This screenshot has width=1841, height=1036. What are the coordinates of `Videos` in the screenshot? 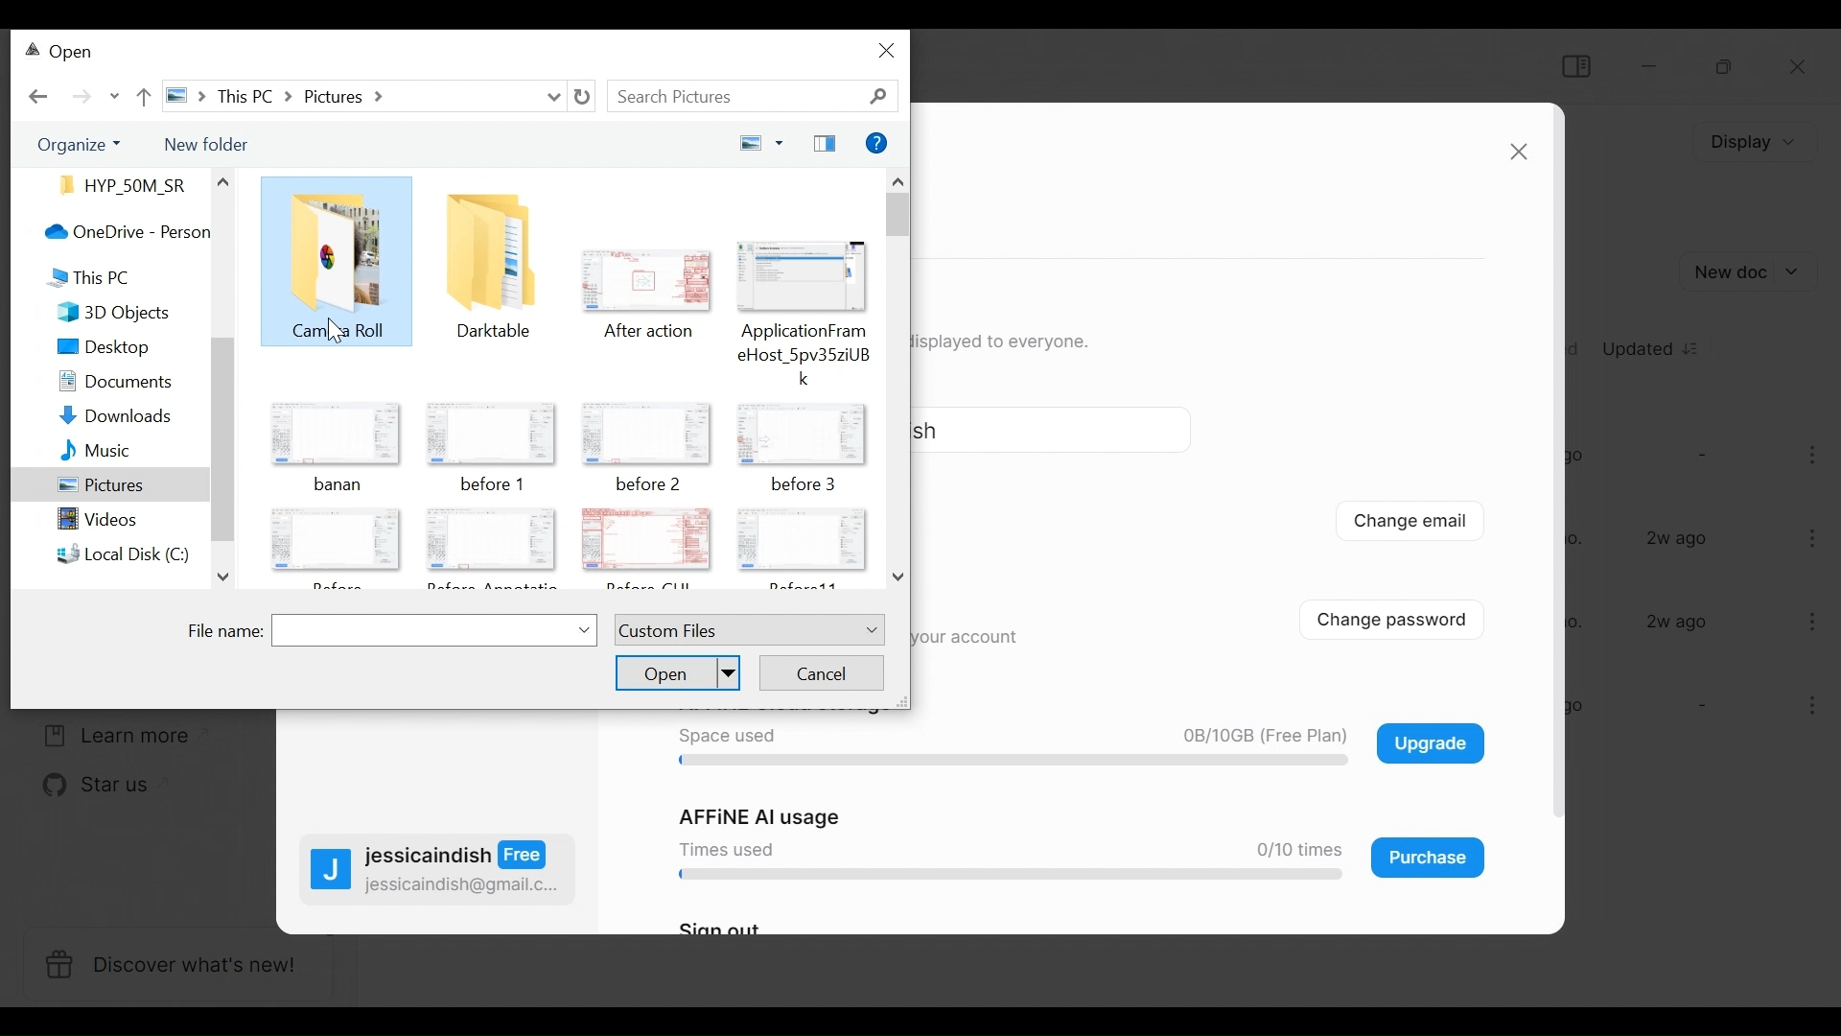 It's located at (83, 524).